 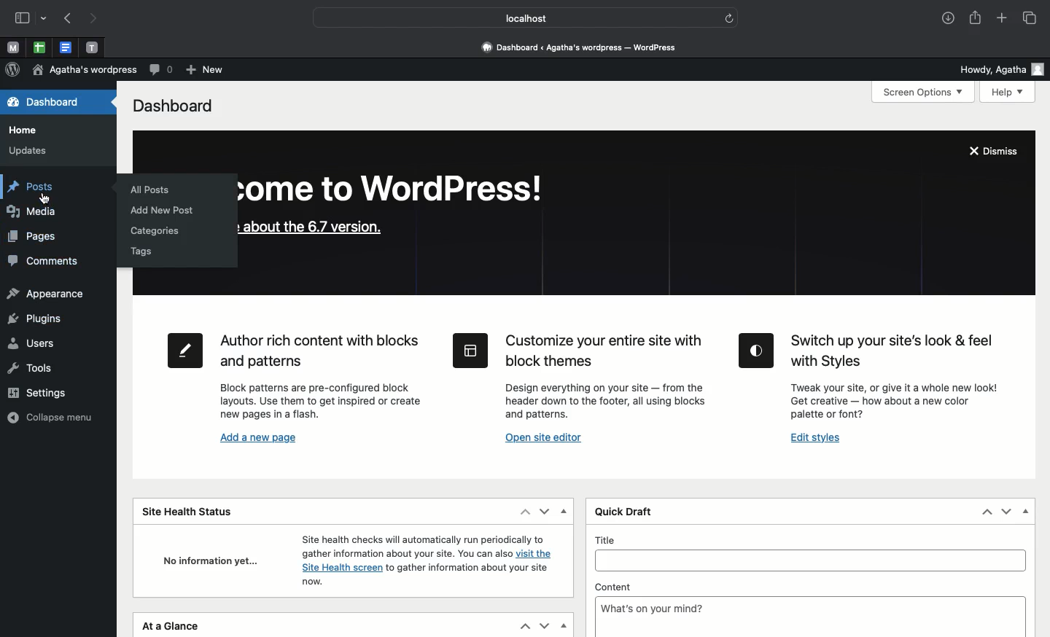 I want to click on to gather information about your site, so click(x=468, y=569).